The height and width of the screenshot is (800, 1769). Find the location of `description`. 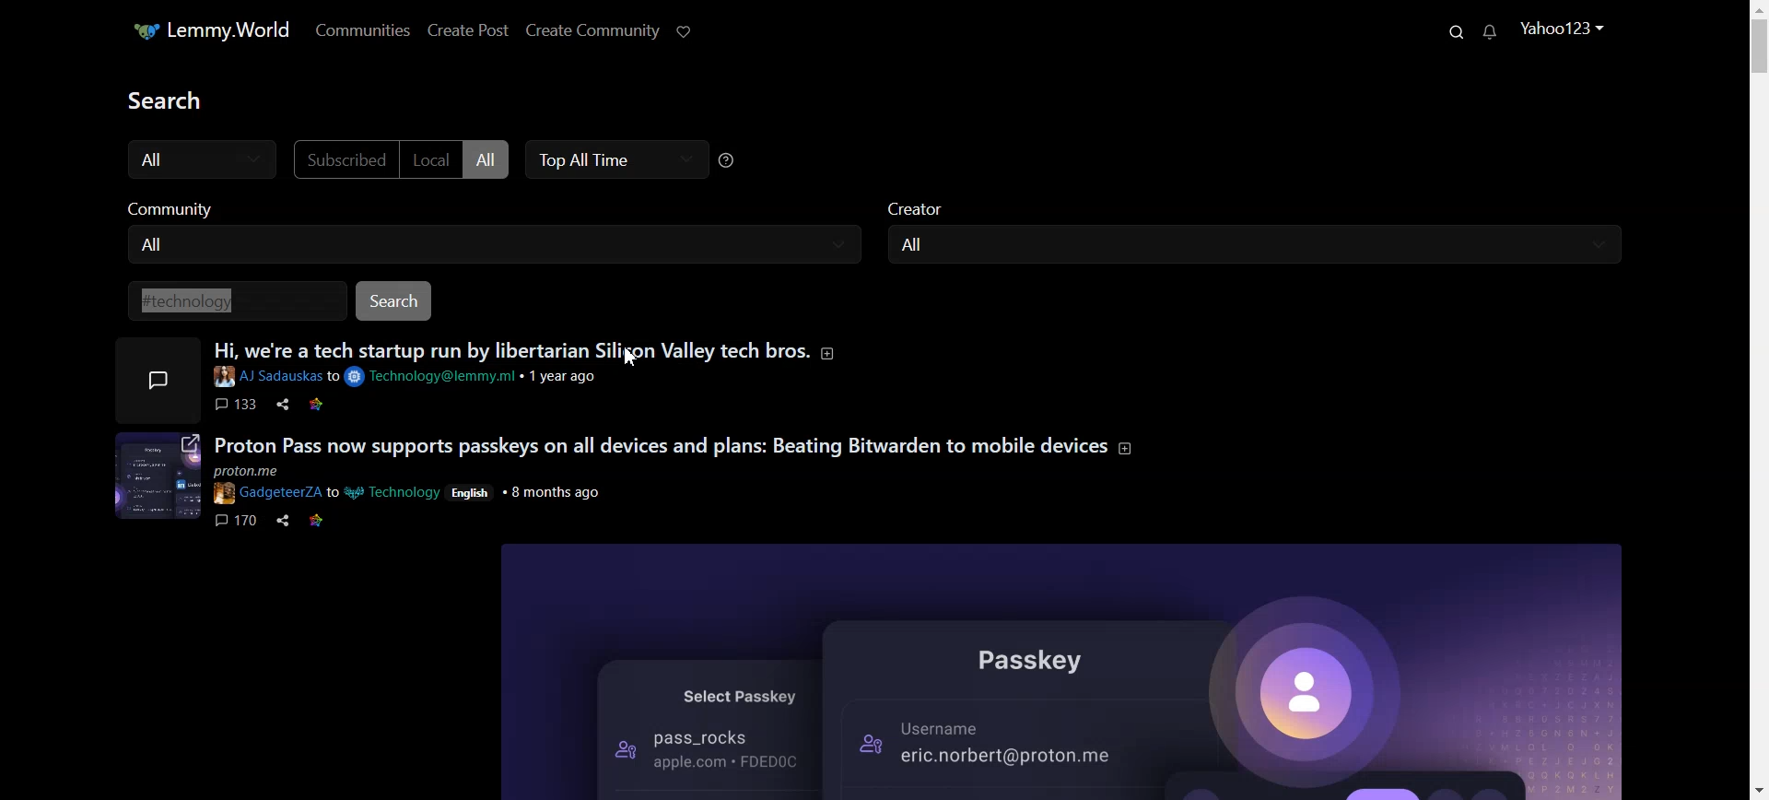

description is located at coordinates (1124, 448).